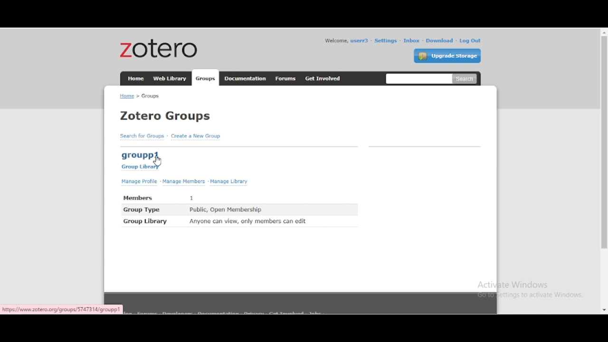  Describe the element at coordinates (184, 182) in the screenshot. I see `manage members` at that location.